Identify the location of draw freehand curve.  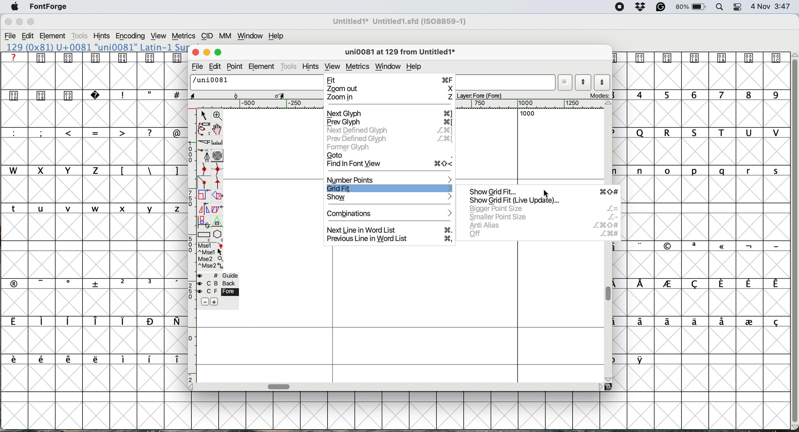
(204, 129).